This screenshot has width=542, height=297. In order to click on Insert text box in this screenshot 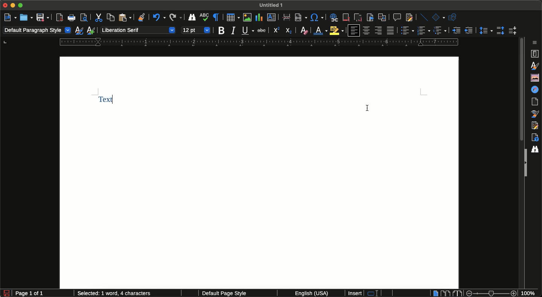, I will do `click(273, 18)`.